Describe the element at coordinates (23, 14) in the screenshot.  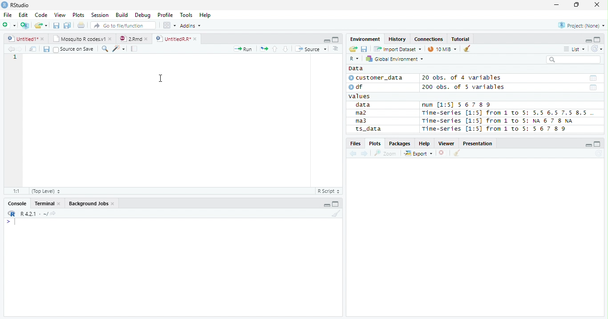
I see `Edit` at that location.